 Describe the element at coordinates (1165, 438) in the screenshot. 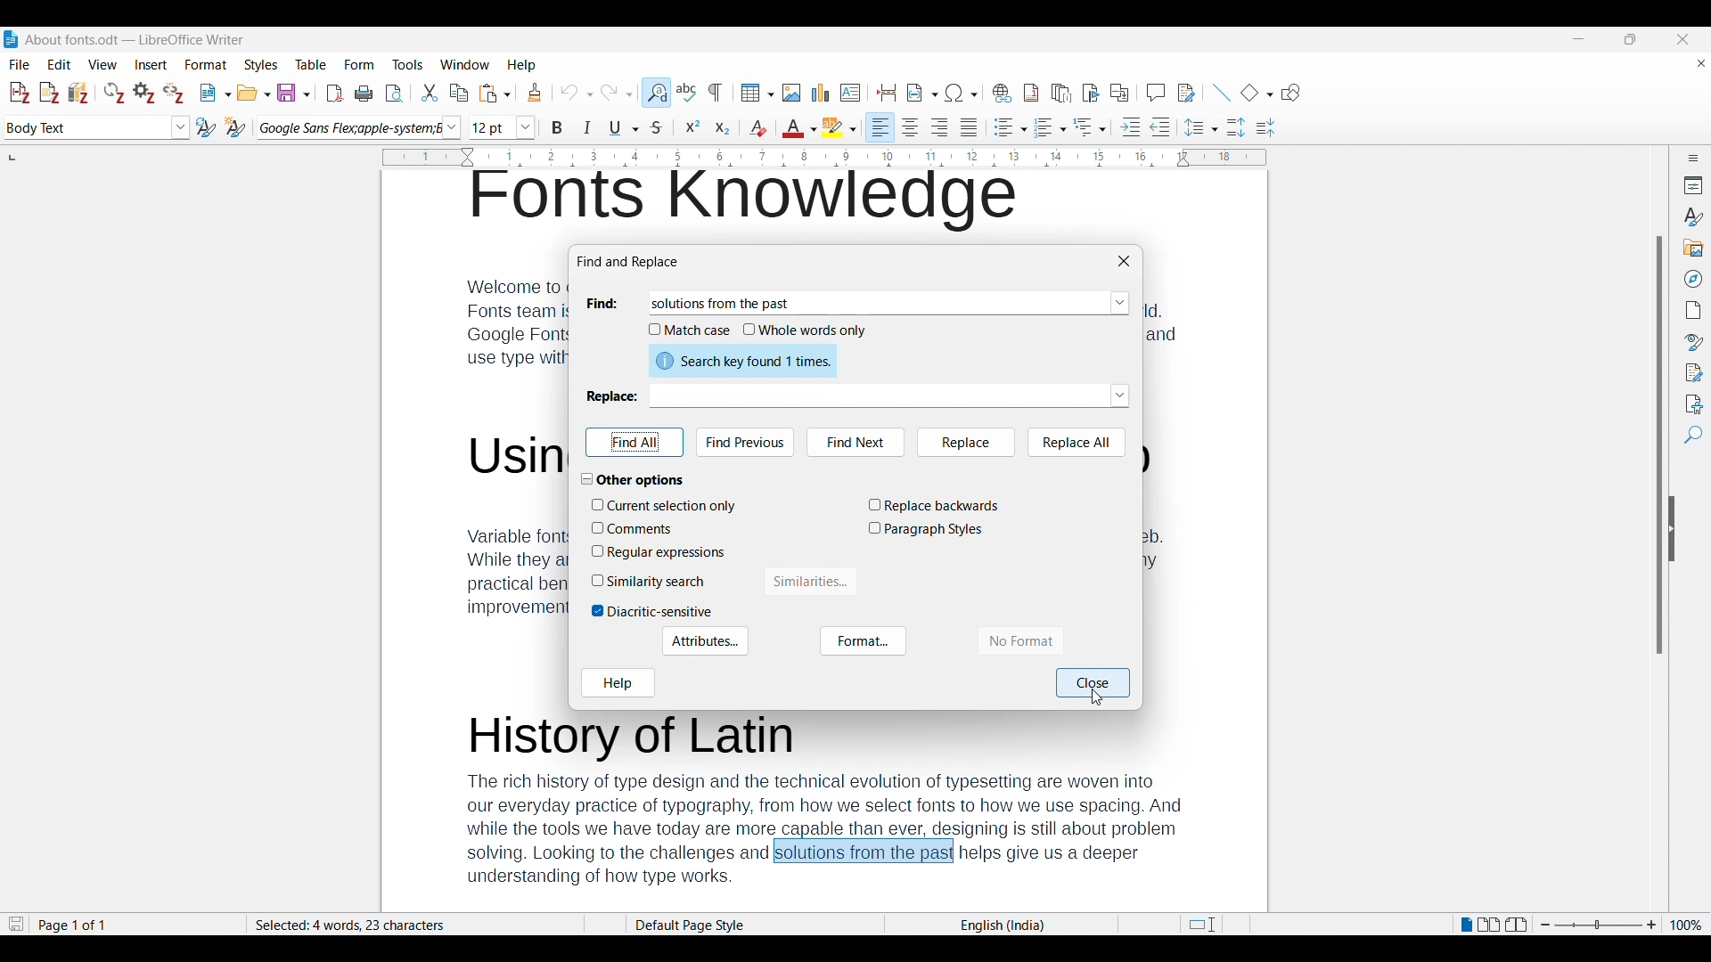

I see `text` at that location.